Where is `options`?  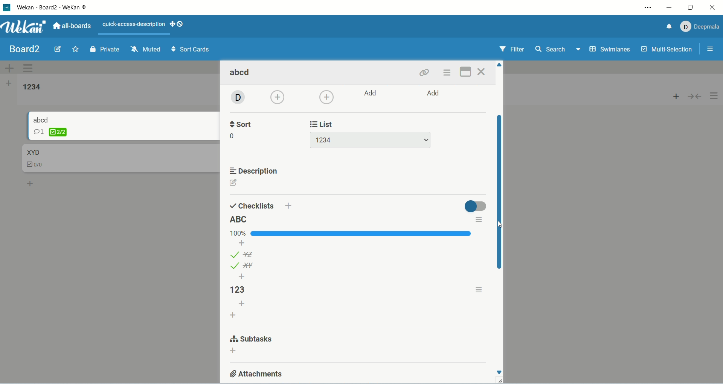 options is located at coordinates (712, 48).